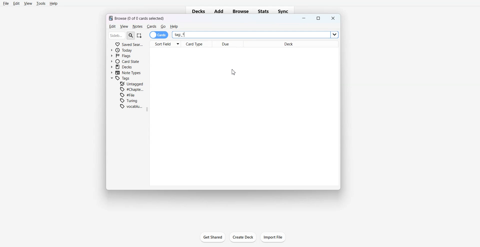 Image resolution: width=480 pixels, height=247 pixels. I want to click on Help, so click(54, 4).